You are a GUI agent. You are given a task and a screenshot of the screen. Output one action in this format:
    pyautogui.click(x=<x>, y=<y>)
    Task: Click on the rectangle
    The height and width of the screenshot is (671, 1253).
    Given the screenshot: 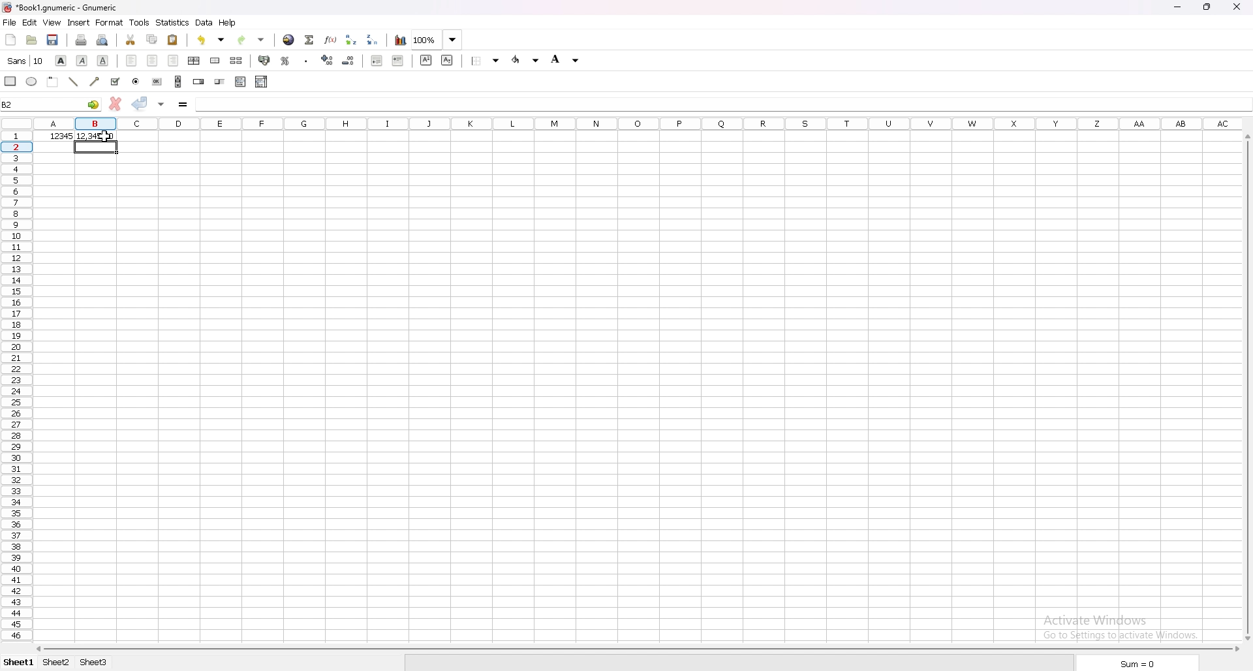 What is the action you would take?
    pyautogui.click(x=12, y=79)
    